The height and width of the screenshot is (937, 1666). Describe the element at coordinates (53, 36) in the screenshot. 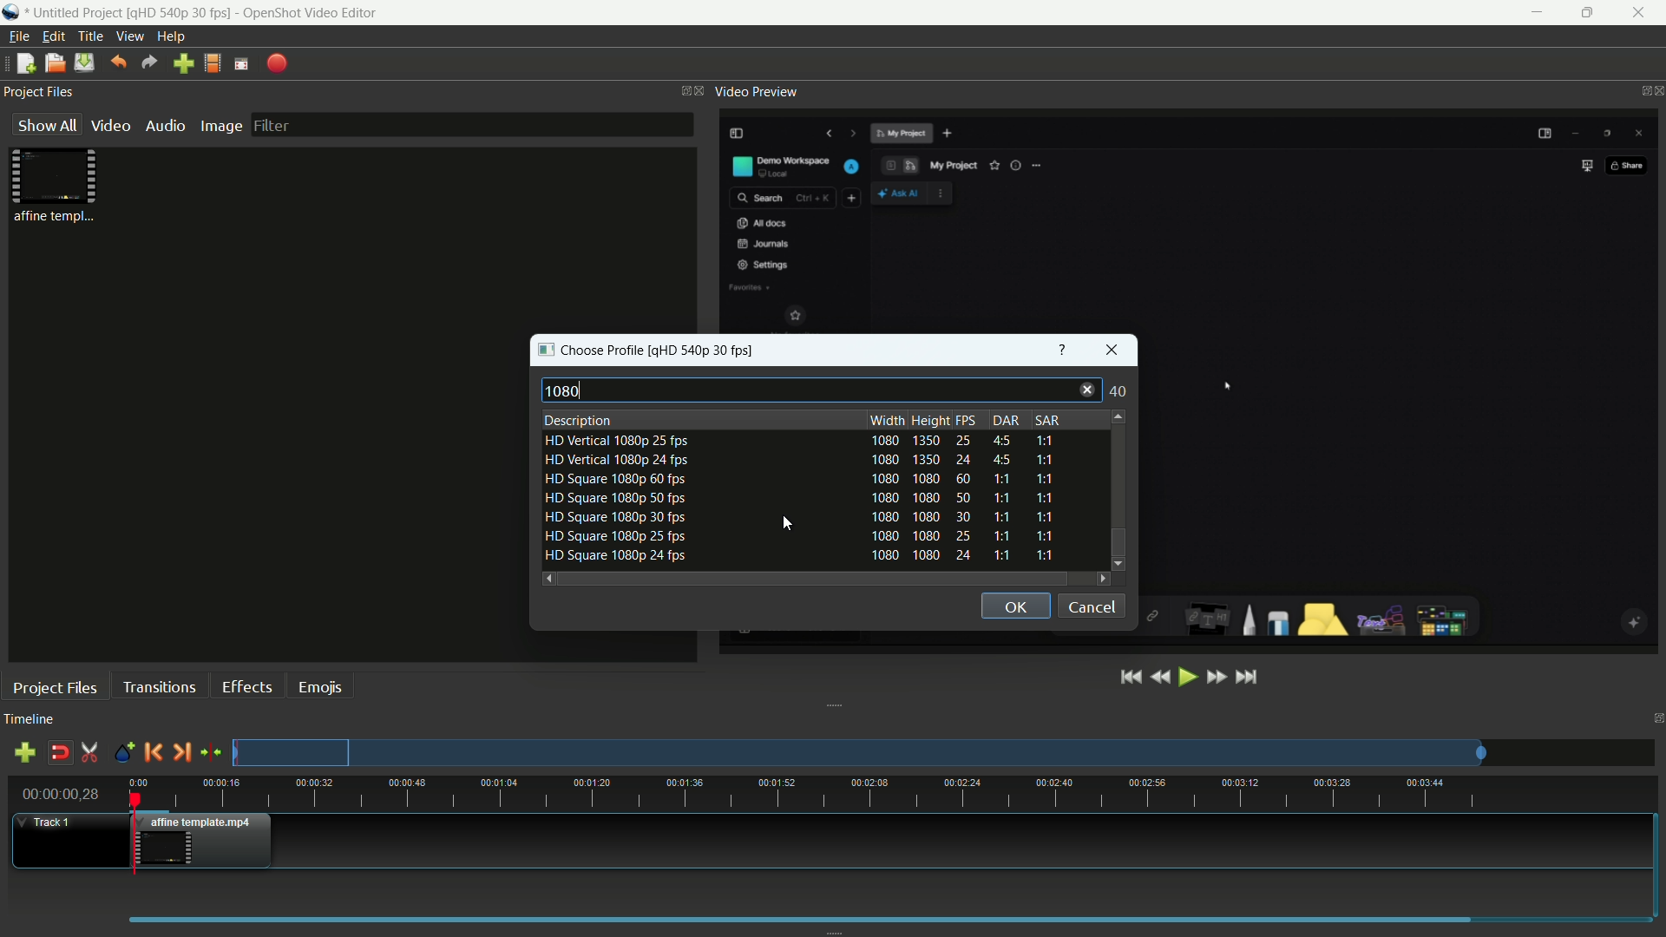

I see `edit menu` at that location.